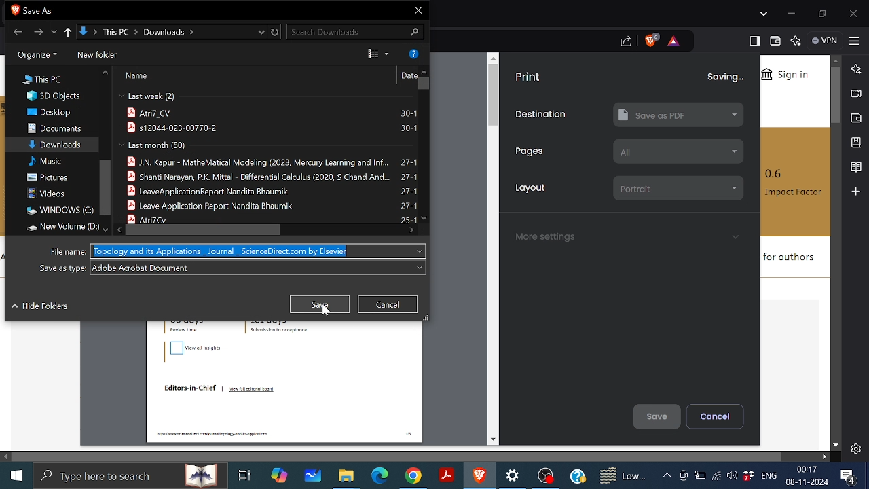  Describe the element at coordinates (529, 77) in the screenshot. I see `Print` at that location.